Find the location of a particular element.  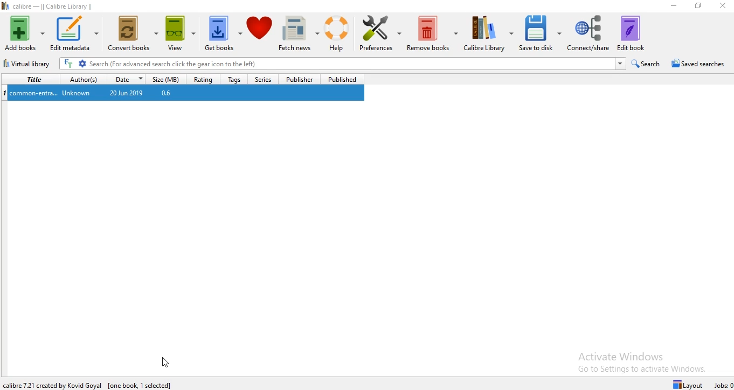

Remove books is located at coordinates (433, 34).